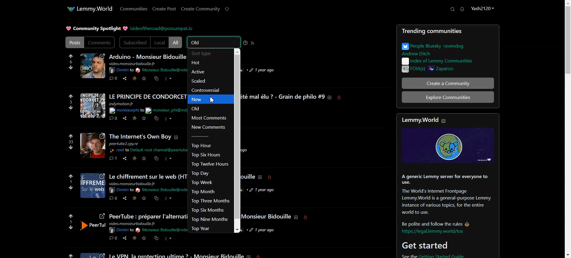 The width and height of the screenshot is (571, 258). What do you see at coordinates (444, 83) in the screenshot?
I see `Create a Community` at bounding box center [444, 83].